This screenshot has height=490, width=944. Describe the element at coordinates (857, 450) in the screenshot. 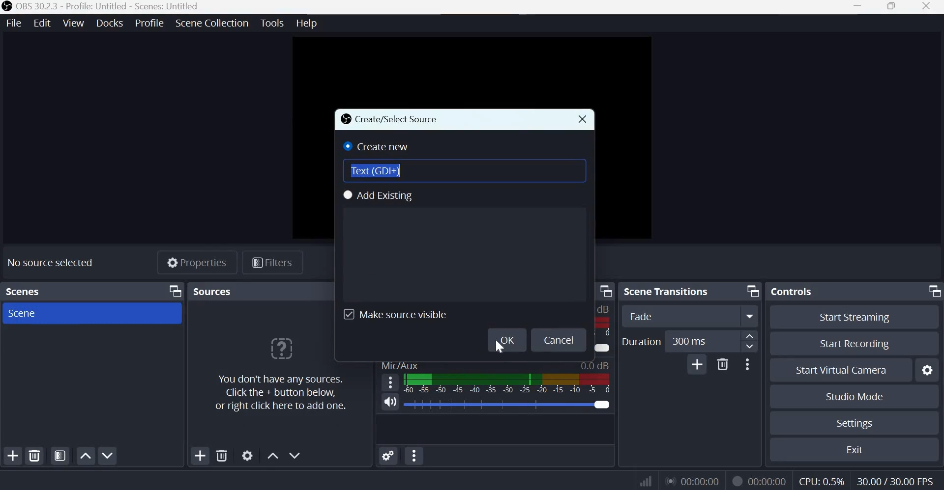

I see `Exit` at that location.